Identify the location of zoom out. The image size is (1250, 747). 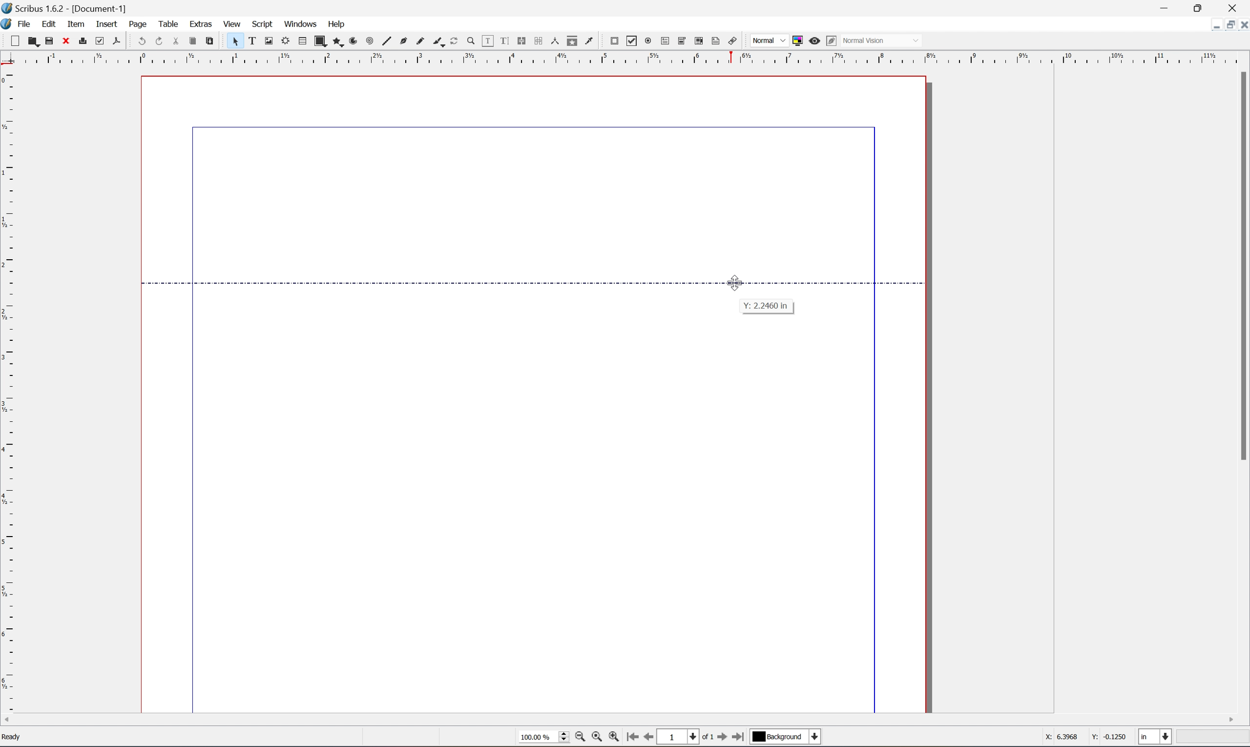
(580, 738).